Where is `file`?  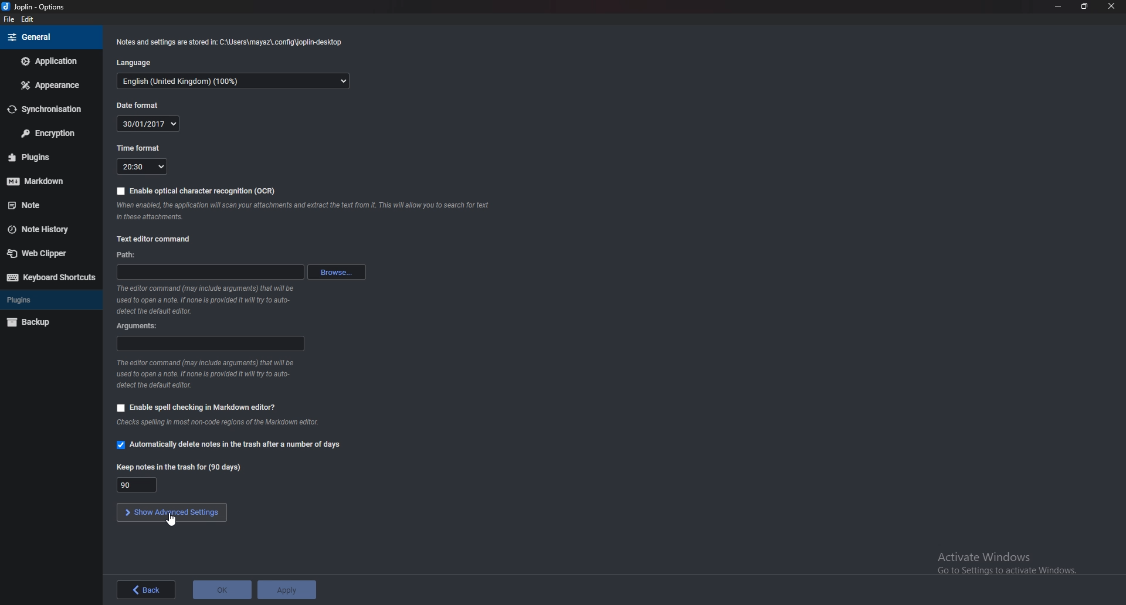
file is located at coordinates (9, 19).